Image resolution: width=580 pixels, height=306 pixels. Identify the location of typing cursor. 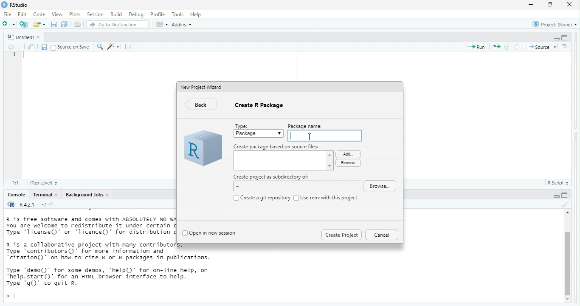
(292, 136).